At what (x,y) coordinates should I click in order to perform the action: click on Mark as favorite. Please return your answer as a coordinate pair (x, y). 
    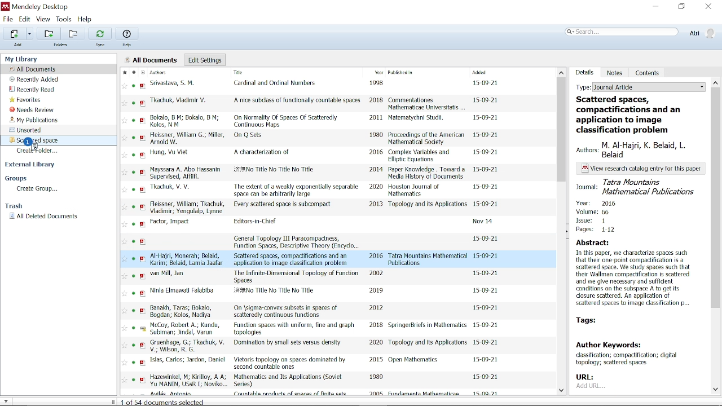
    Looking at the image, I should click on (124, 72).